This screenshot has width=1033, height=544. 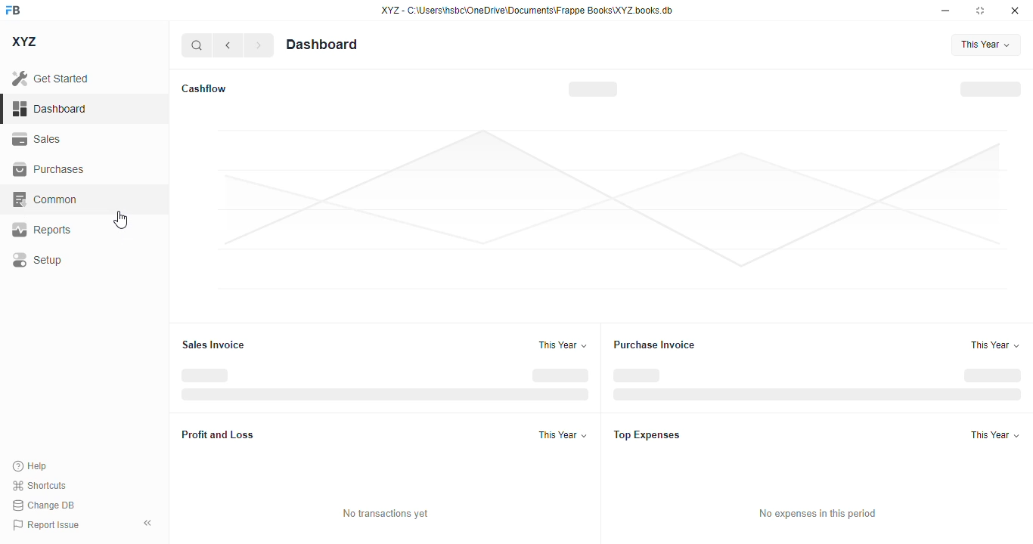 What do you see at coordinates (562, 434) in the screenshot?
I see `this year` at bounding box center [562, 434].